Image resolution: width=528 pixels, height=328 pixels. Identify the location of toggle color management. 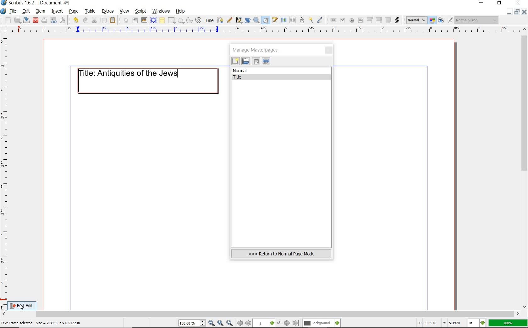
(432, 21).